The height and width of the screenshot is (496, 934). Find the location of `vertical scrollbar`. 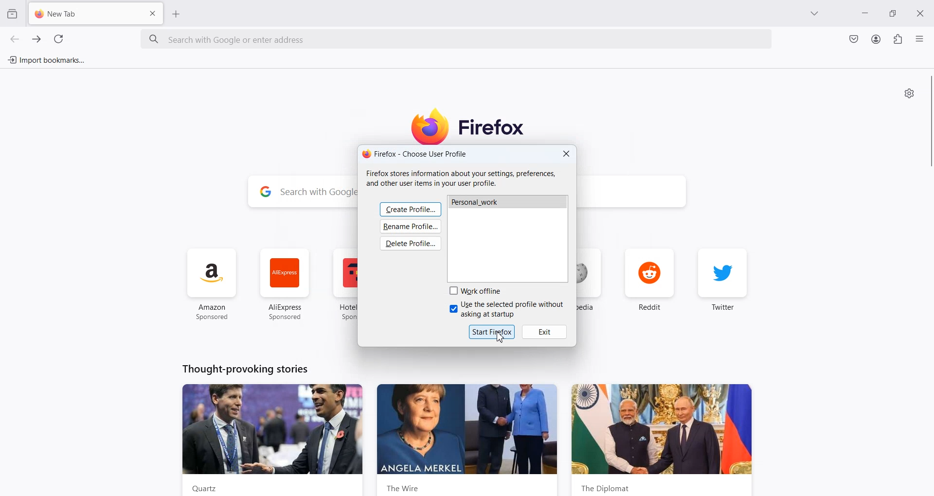

vertical scrollbar is located at coordinates (928, 122).